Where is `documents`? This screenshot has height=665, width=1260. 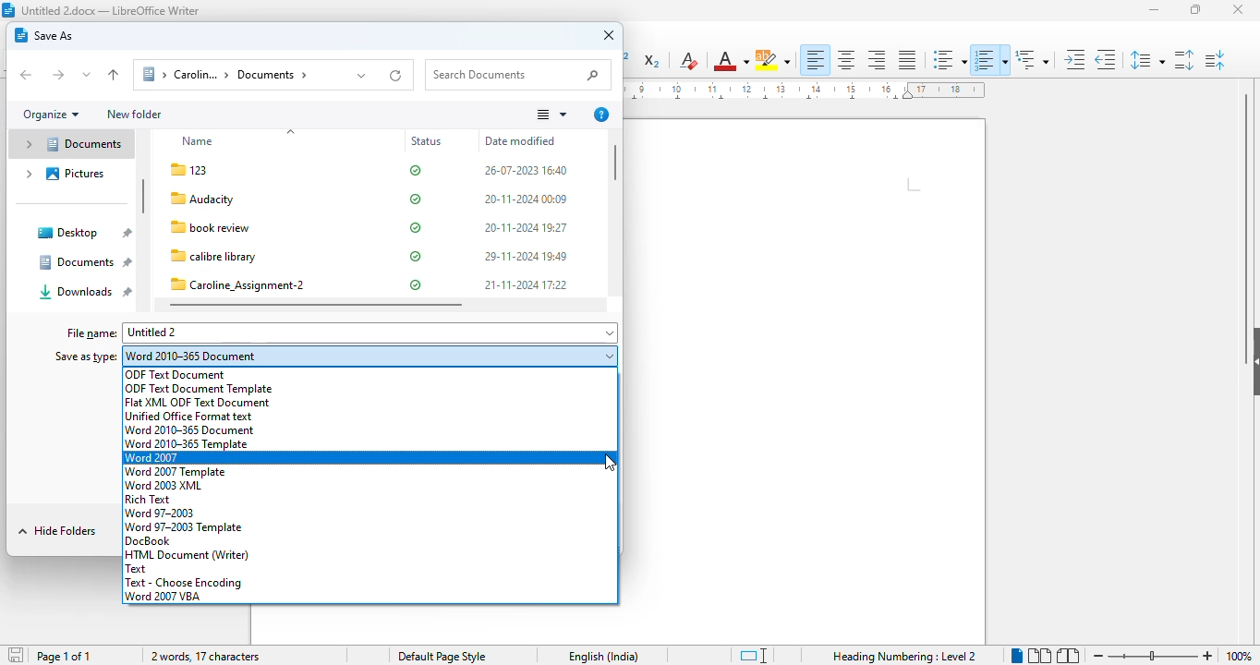 documents is located at coordinates (69, 144).